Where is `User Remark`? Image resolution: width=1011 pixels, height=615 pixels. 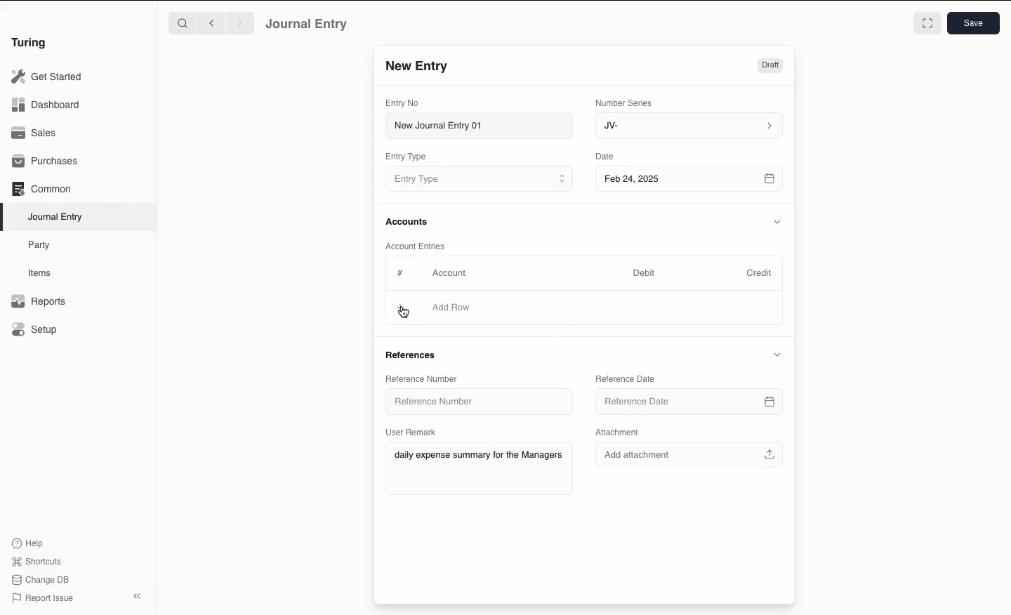
User Remark is located at coordinates (410, 432).